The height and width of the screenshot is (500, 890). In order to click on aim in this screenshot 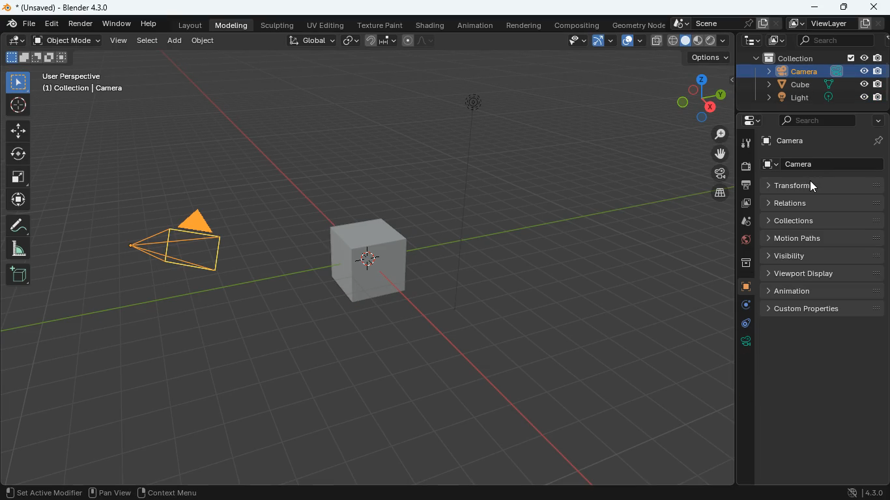, I will do `click(21, 105)`.